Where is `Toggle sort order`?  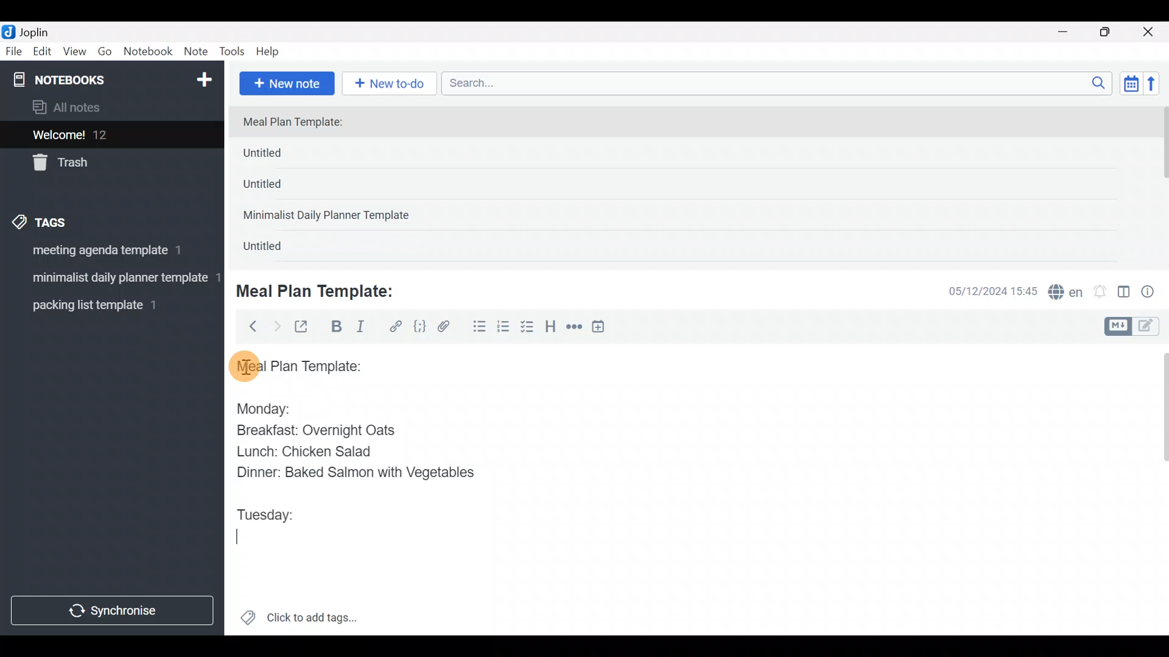 Toggle sort order is located at coordinates (1131, 84).